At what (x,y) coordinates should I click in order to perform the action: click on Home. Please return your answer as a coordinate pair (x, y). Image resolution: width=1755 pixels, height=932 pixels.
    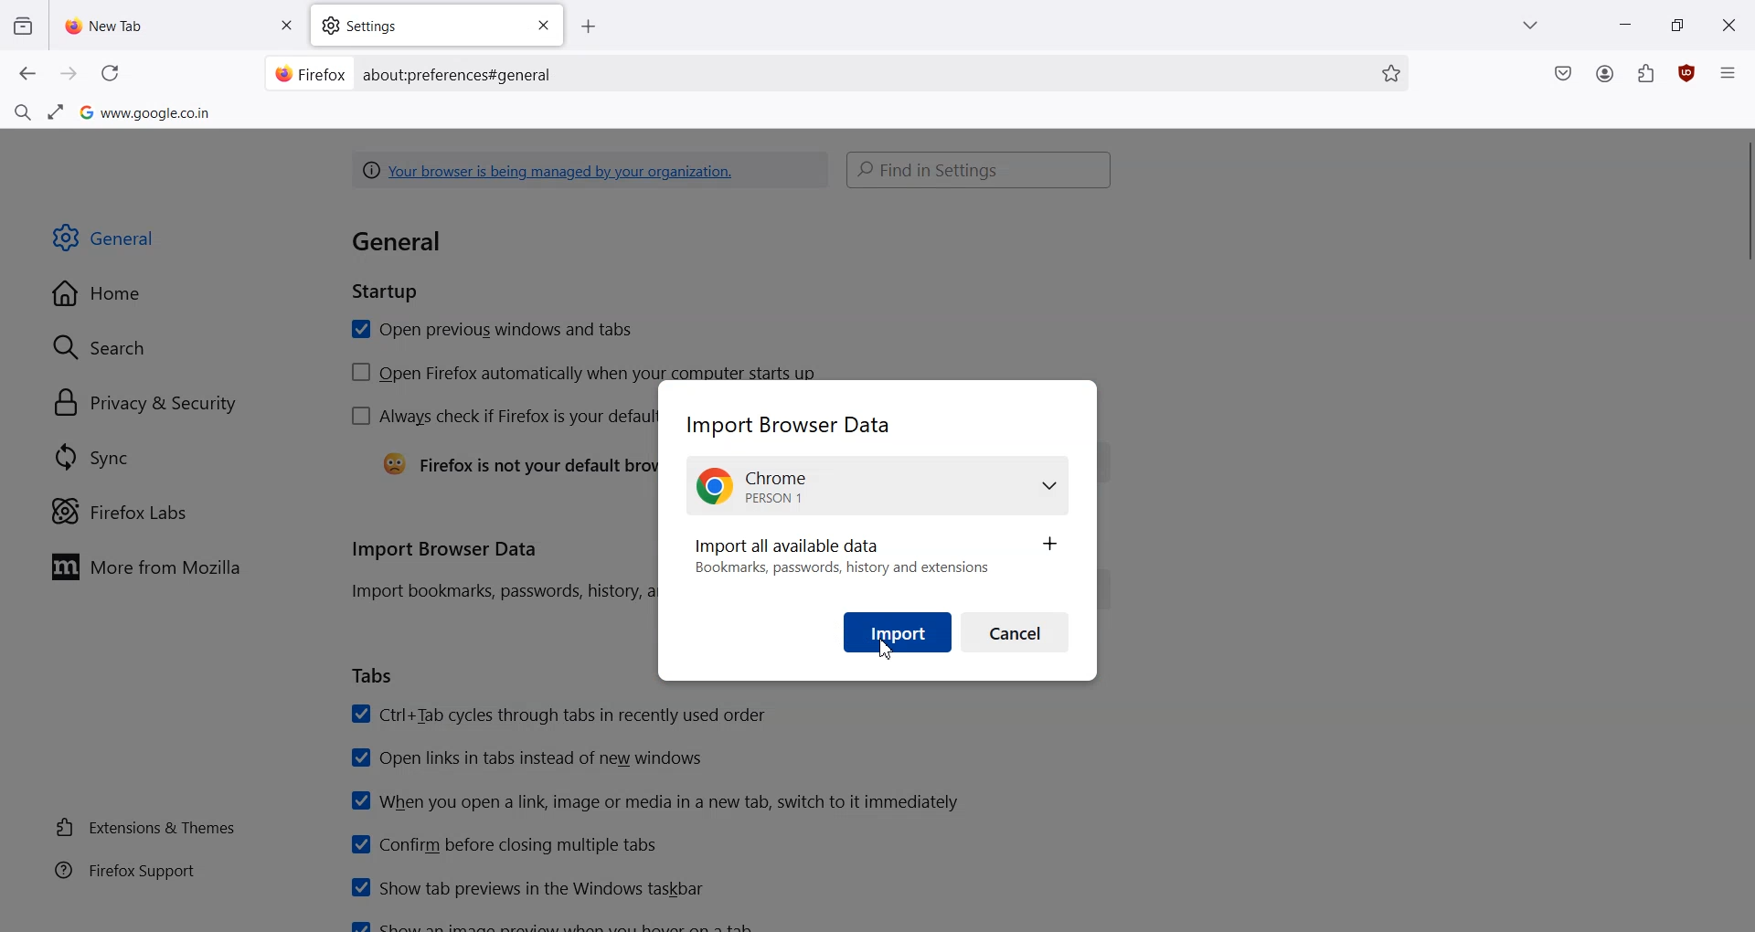
    Looking at the image, I should click on (101, 294).